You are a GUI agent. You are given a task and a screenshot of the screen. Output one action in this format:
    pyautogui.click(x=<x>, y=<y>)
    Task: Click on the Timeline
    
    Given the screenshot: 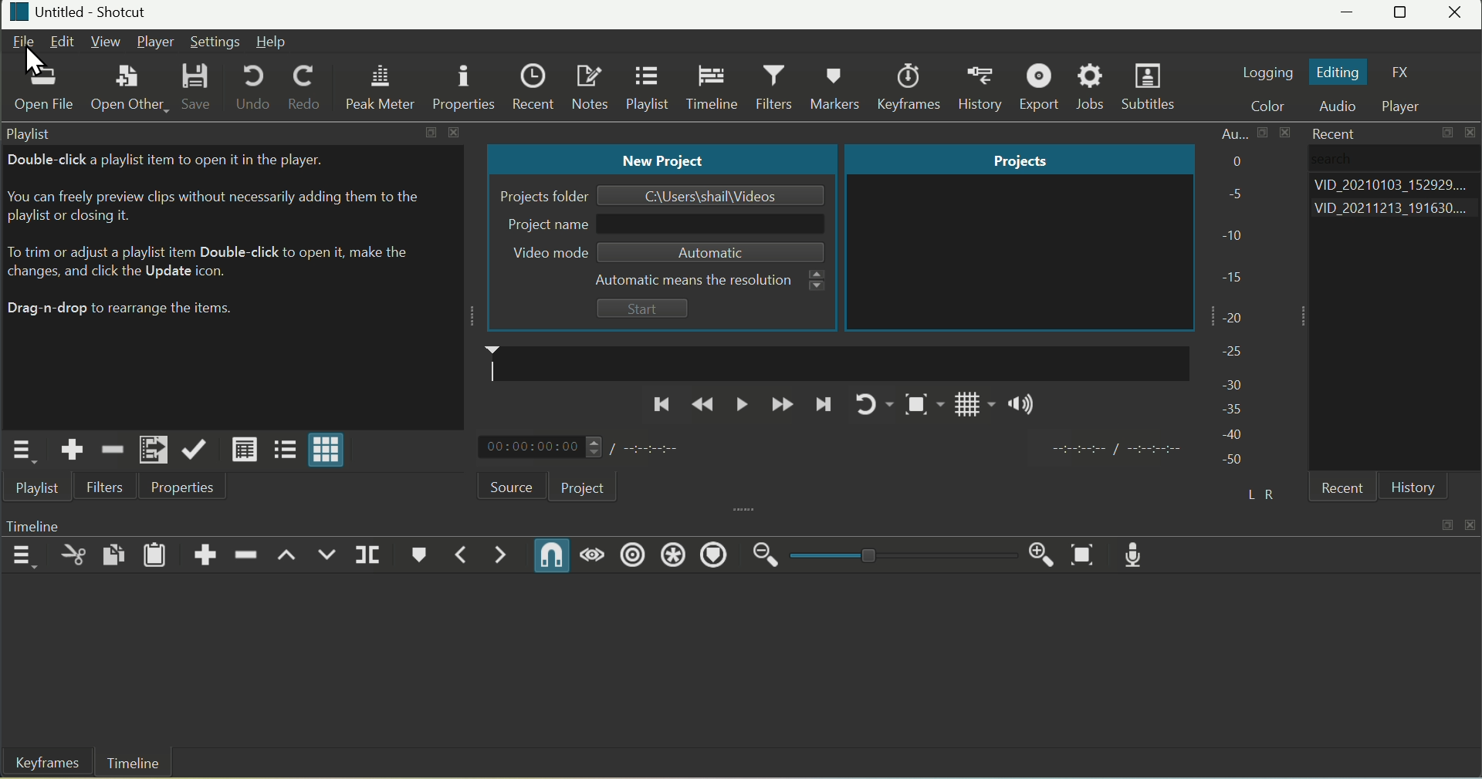 What is the action you would take?
    pyautogui.click(x=711, y=88)
    